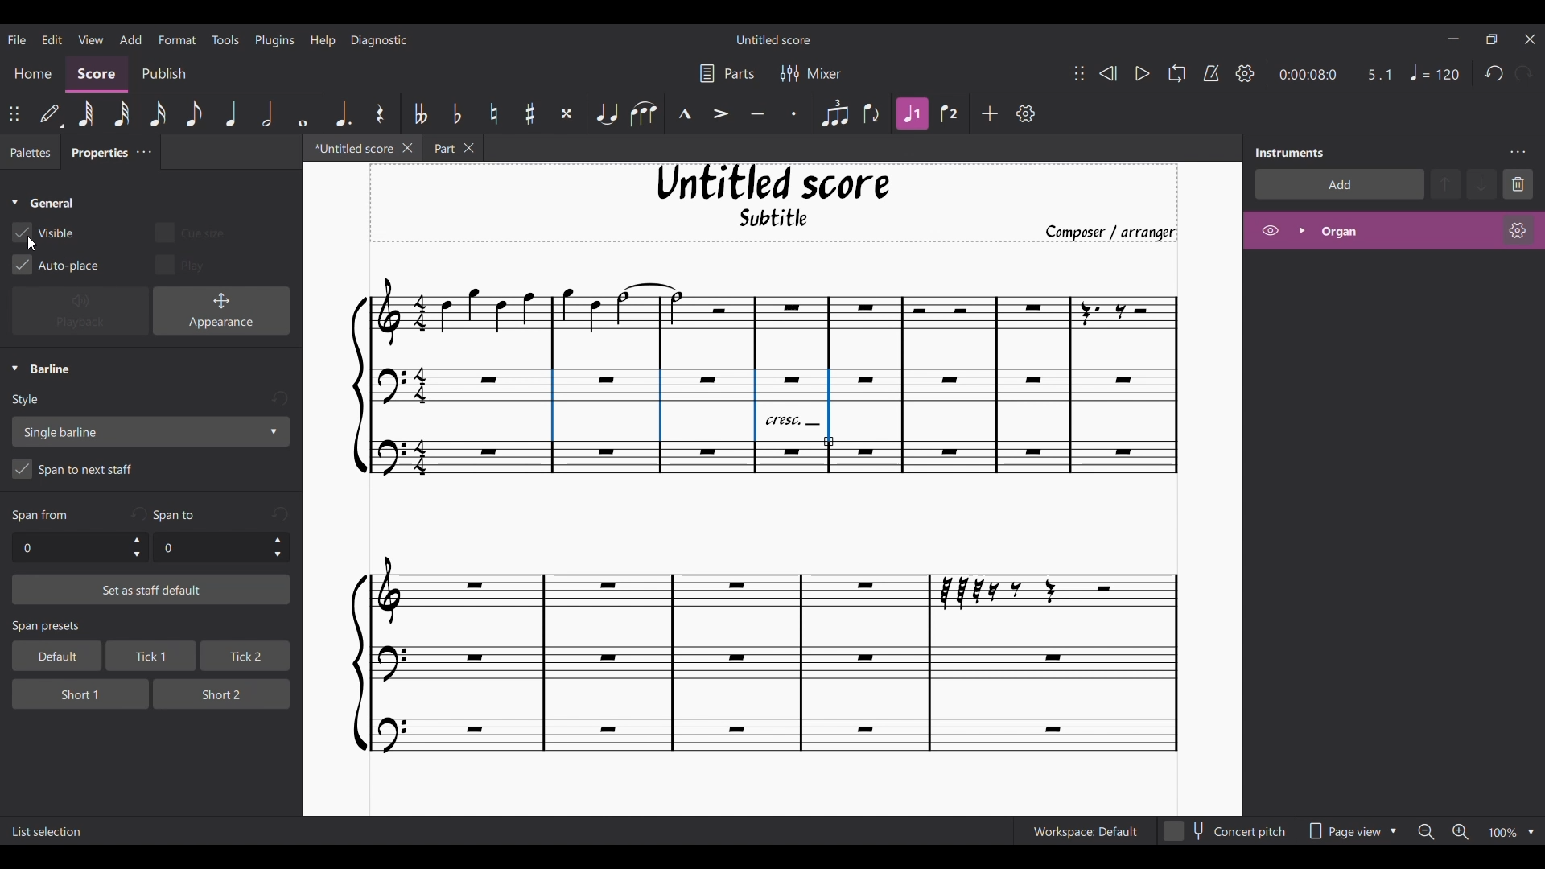 The width and height of the screenshot is (1545, 869). I want to click on Collapse Barline, so click(41, 369).